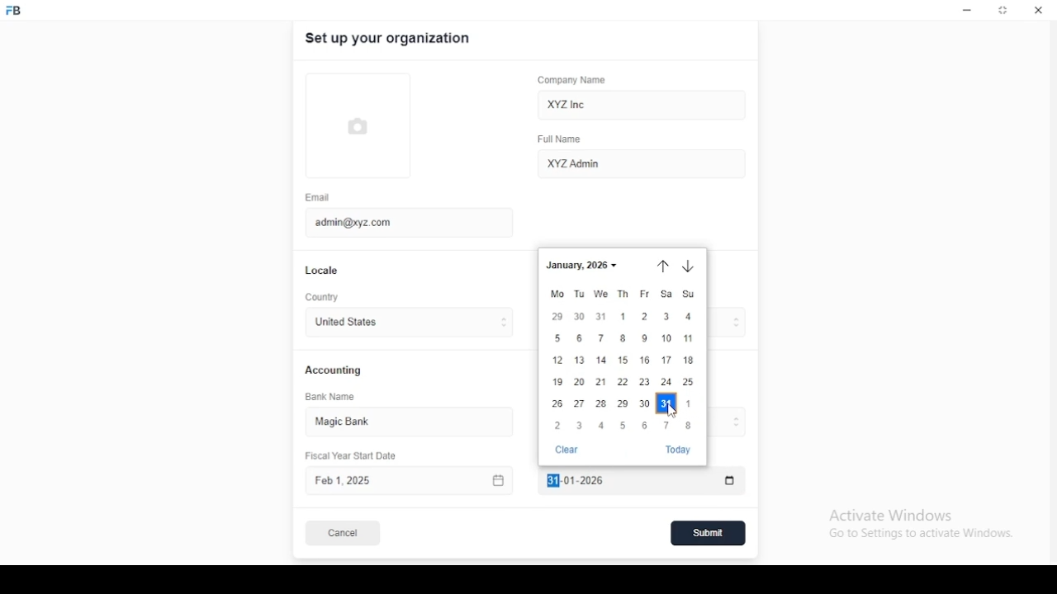 This screenshot has width=1057, height=594. I want to click on locale, so click(323, 271).